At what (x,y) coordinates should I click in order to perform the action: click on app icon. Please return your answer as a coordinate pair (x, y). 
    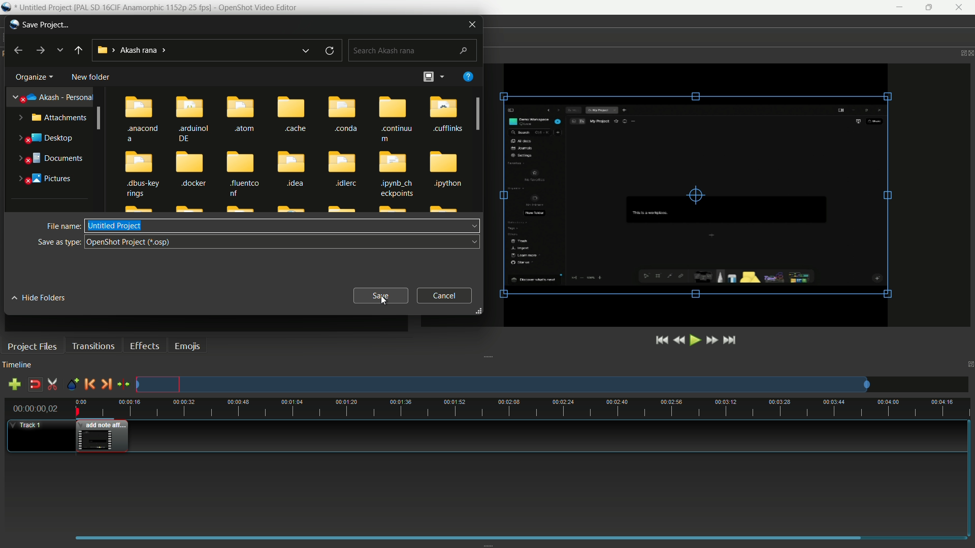
    Looking at the image, I should click on (13, 23).